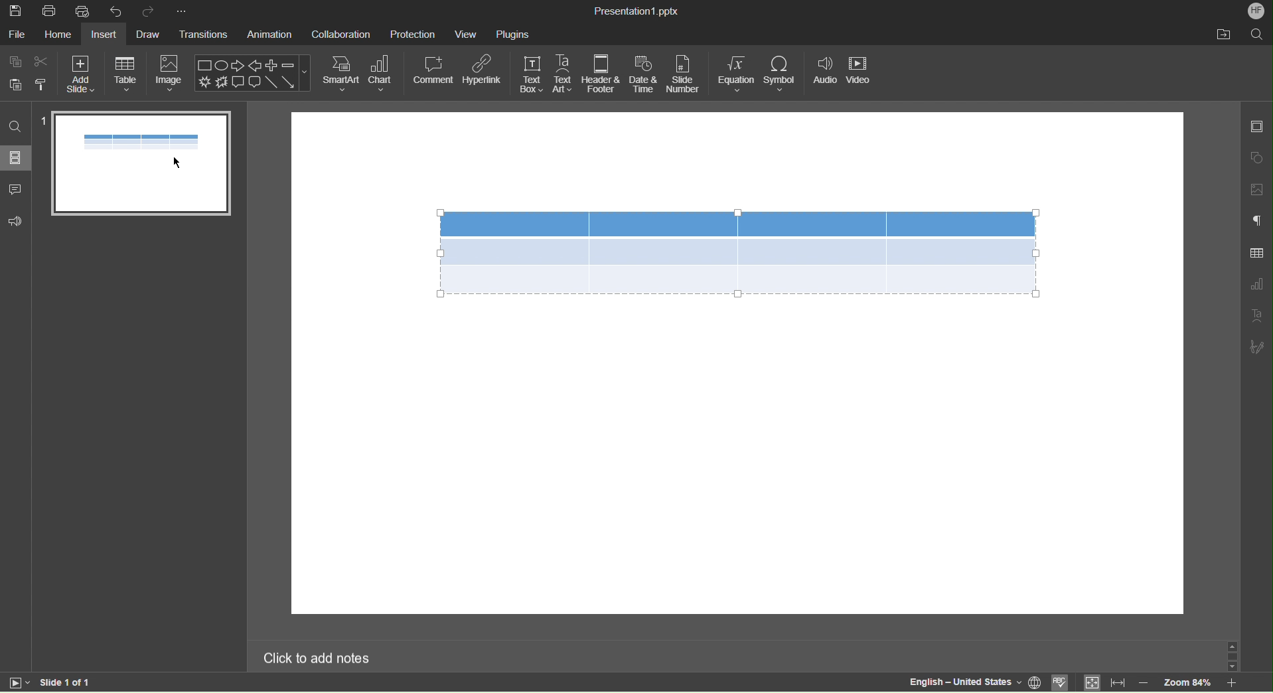 The image size is (1273, 693). Describe the element at coordinates (40, 84) in the screenshot. I see `Copy Style` at that location.